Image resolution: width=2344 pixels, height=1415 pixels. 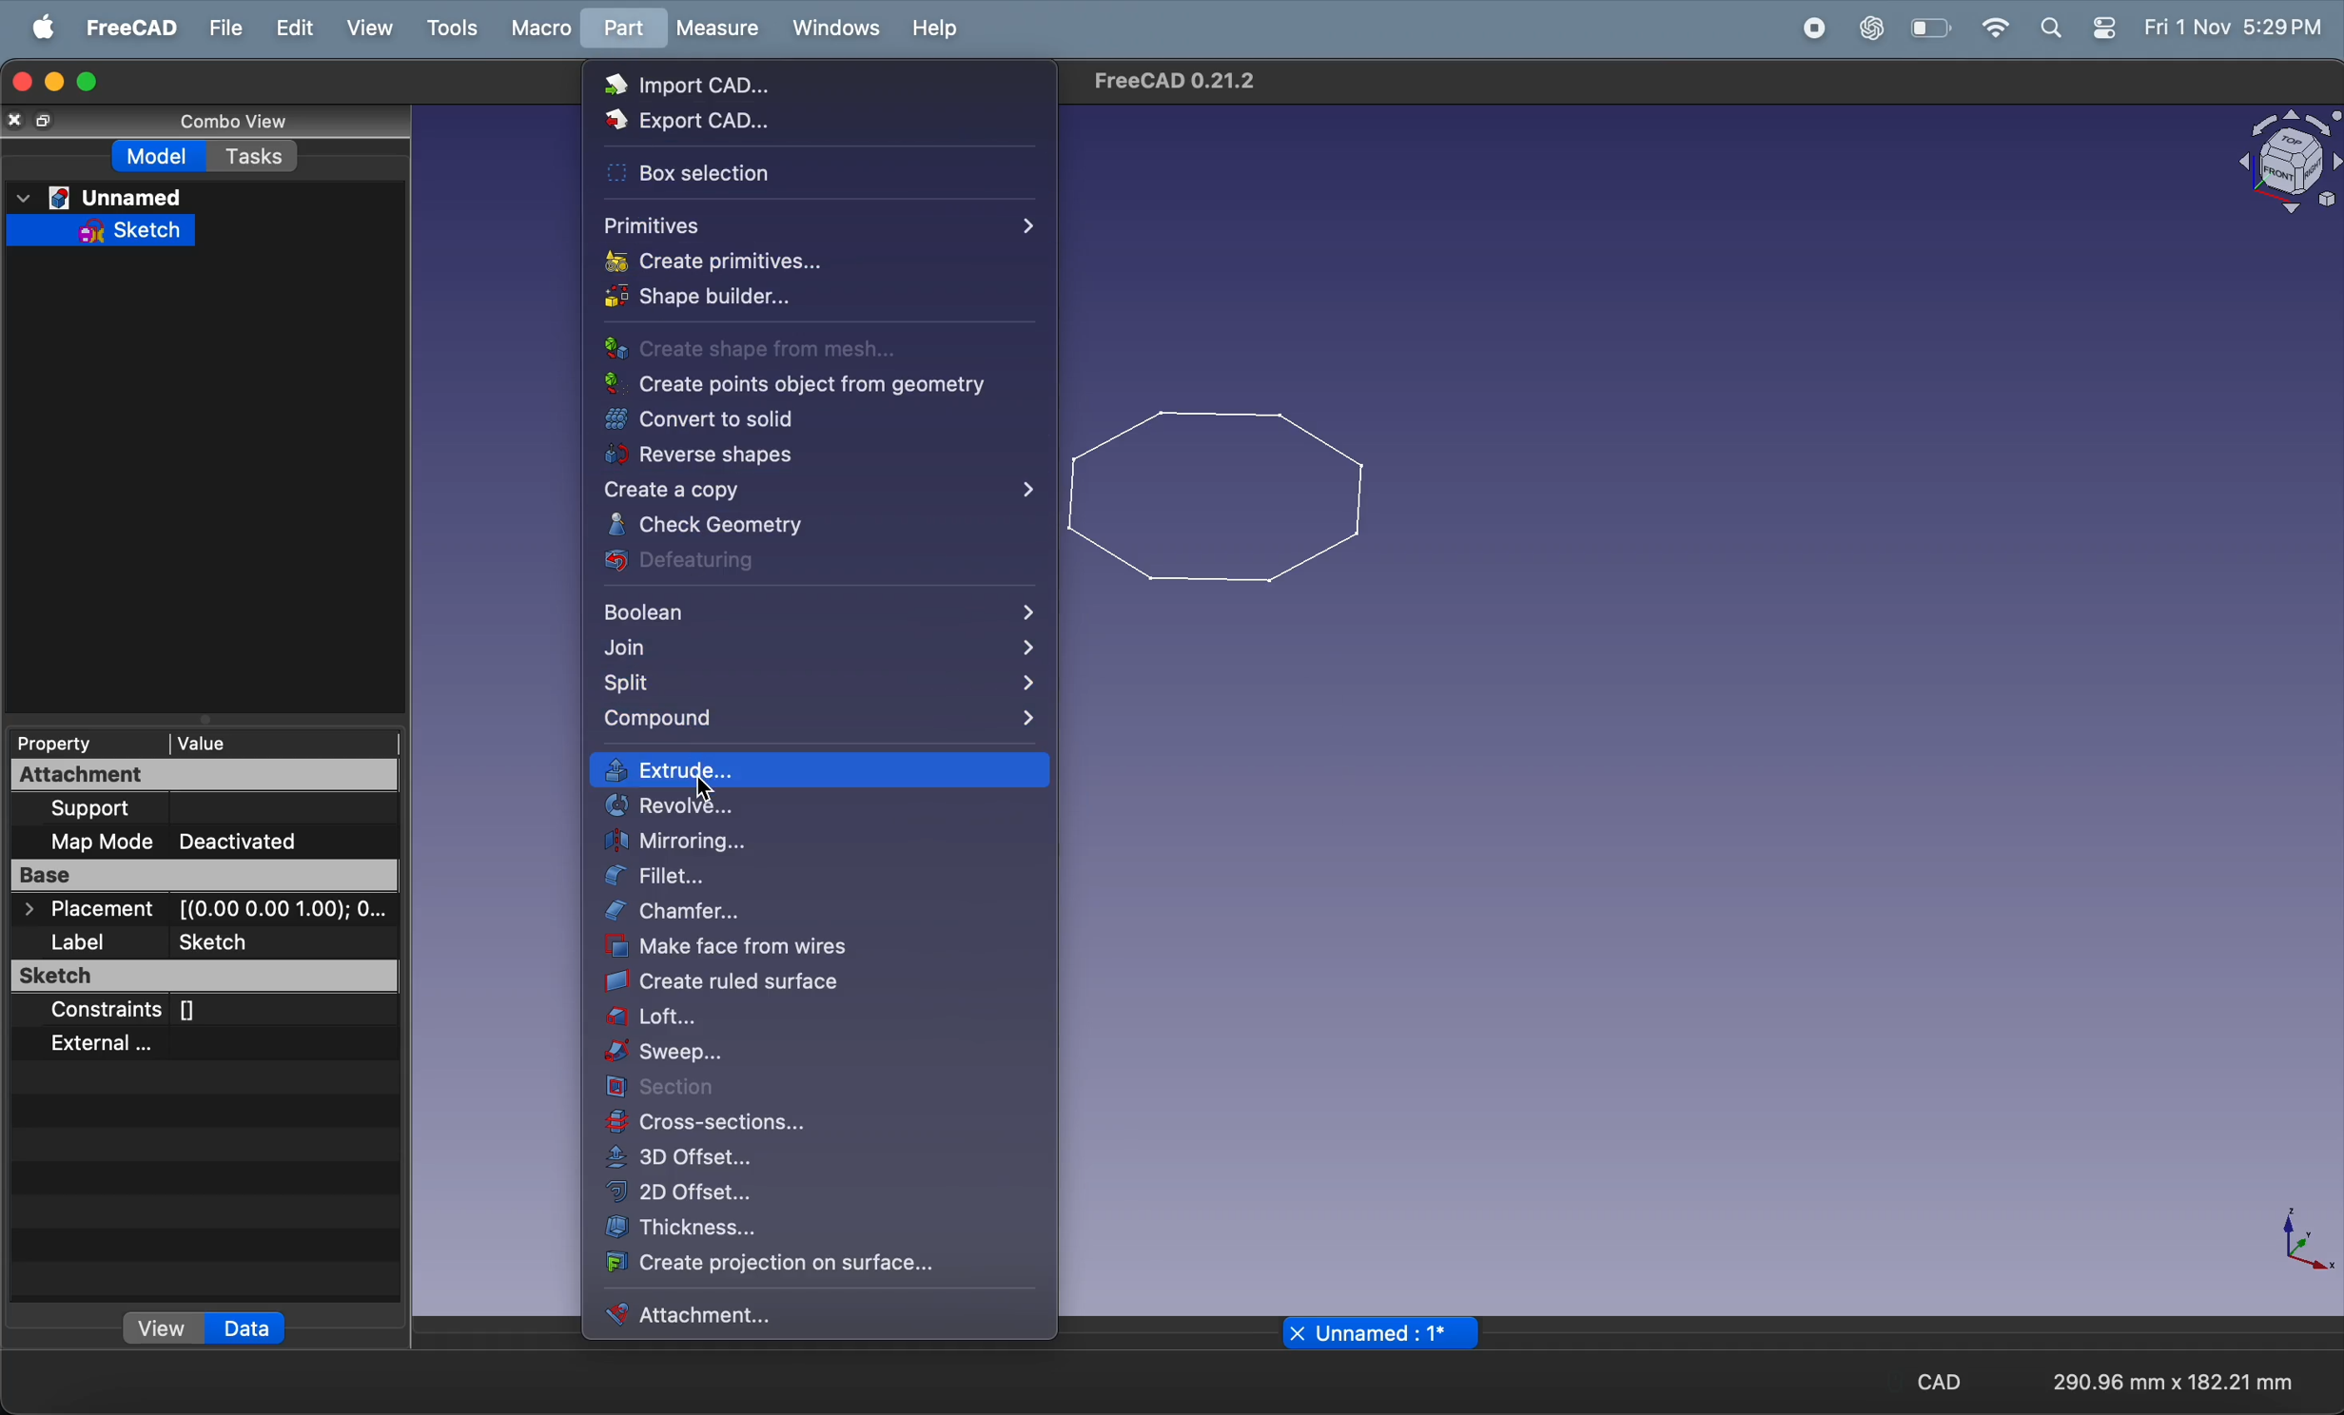 I want to click on sketch, so click(x=103, y=230).